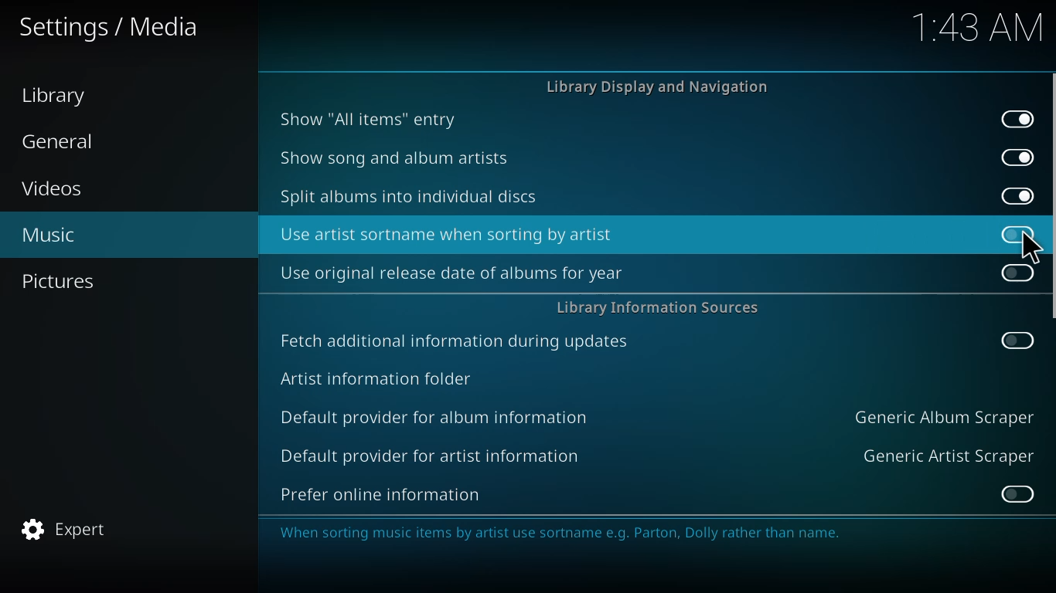  I want to click on expert, so click(63, 529).